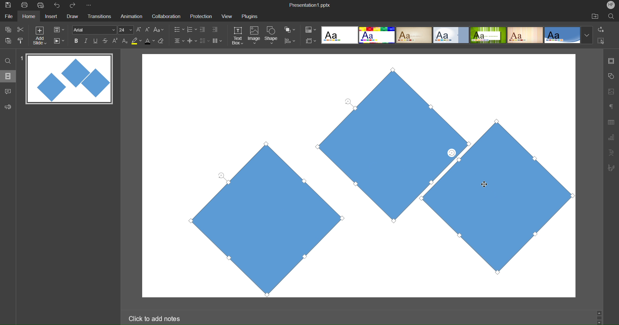 The width and height of the screenshot is (619, 325). Describe the element at coordinates (603, 29) in the screenshot. I see `a to b` at that location.